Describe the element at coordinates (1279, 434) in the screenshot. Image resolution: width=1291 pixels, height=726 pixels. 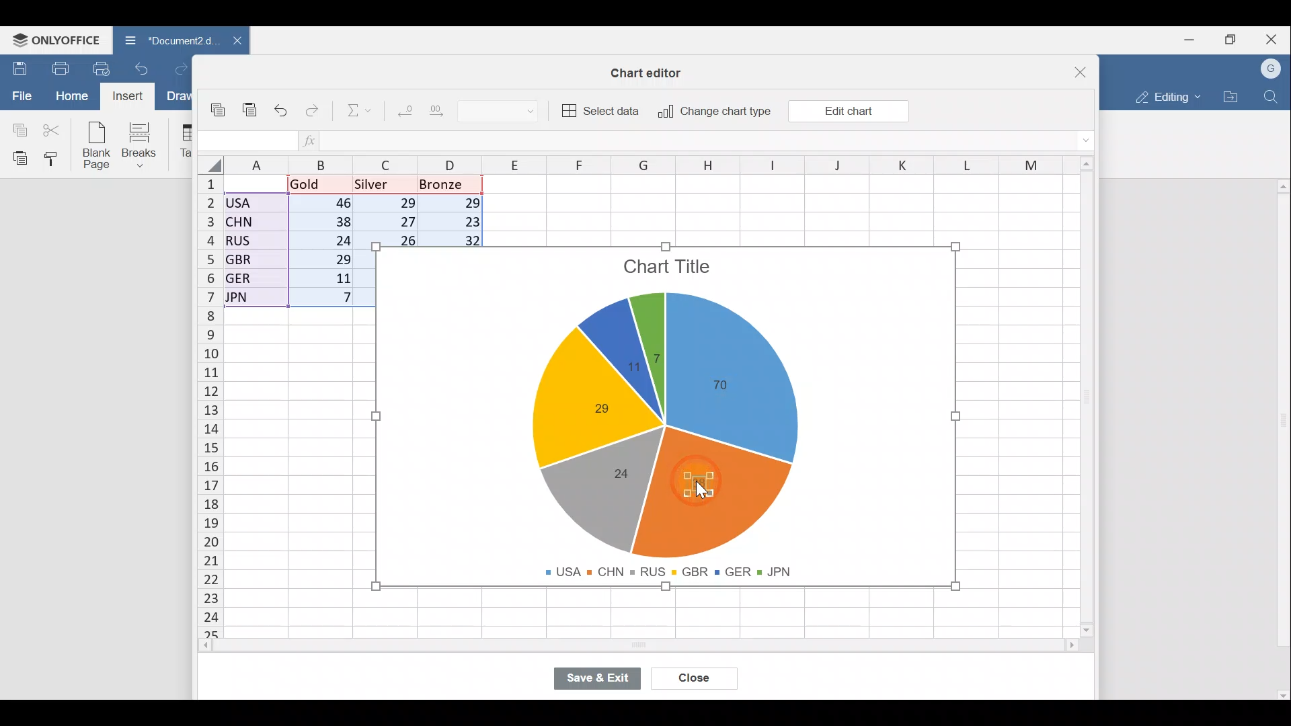
I see `Scroll bar` at that location.